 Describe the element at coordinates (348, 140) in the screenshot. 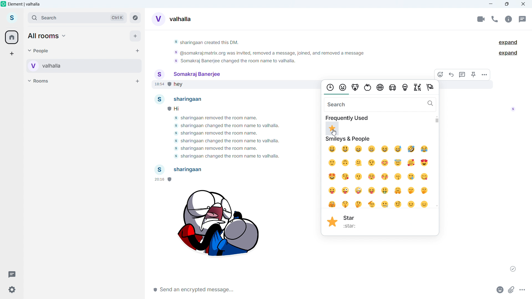

I see `Smiley and people` at that location.